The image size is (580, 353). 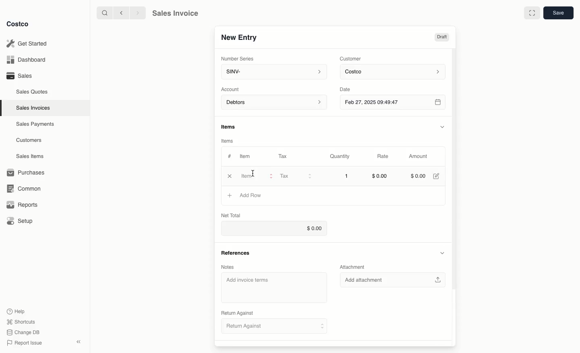 What do you see at coordinates (442, 37) in the screenshot?
I see `Draft` at bounding box center [442, 37].